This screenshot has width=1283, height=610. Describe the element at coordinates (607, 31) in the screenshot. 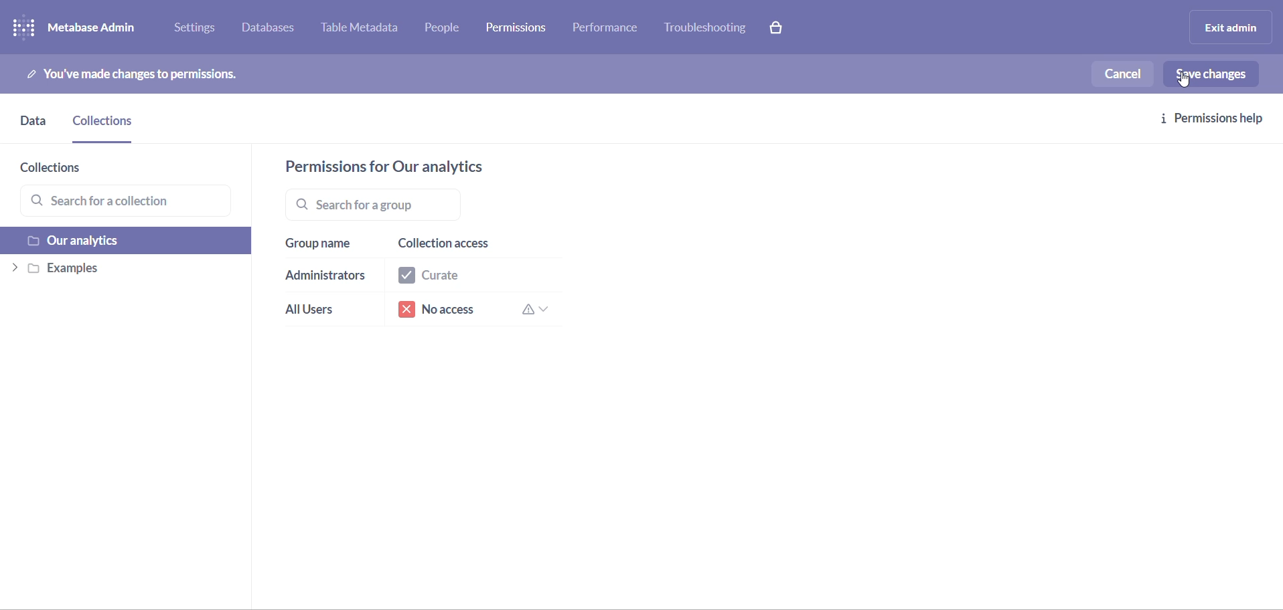

I see `performance` at that location.